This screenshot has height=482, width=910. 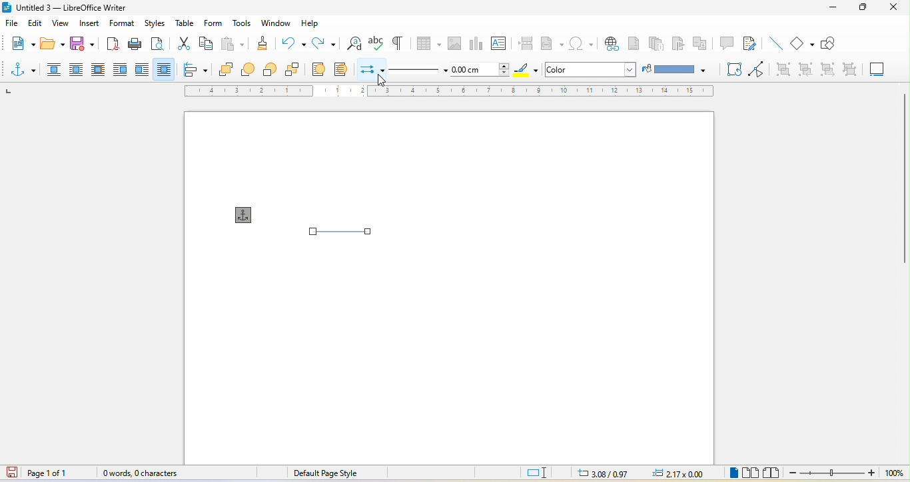 What do you see at coordinates (84, 44) in the screenshot?
I see `save` at bounding box center [84, 44].